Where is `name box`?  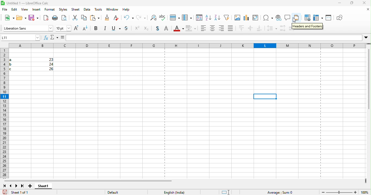
name box is located at coordinates (21, 38).